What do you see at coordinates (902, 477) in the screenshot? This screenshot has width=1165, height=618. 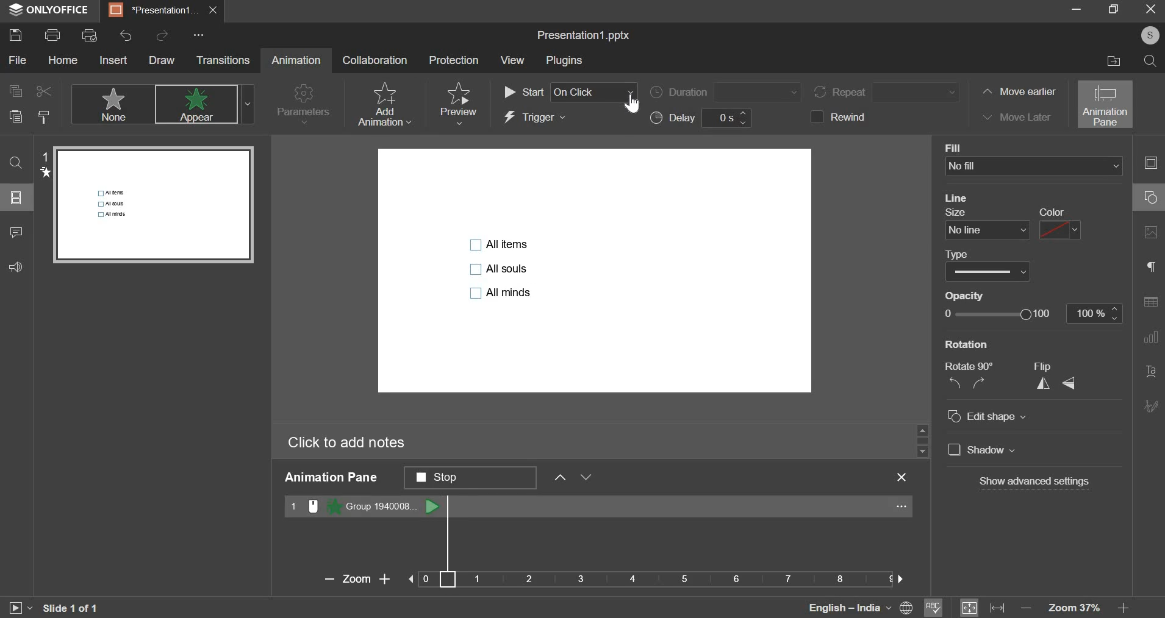 I see `exit` at bounding box center [902, 477].